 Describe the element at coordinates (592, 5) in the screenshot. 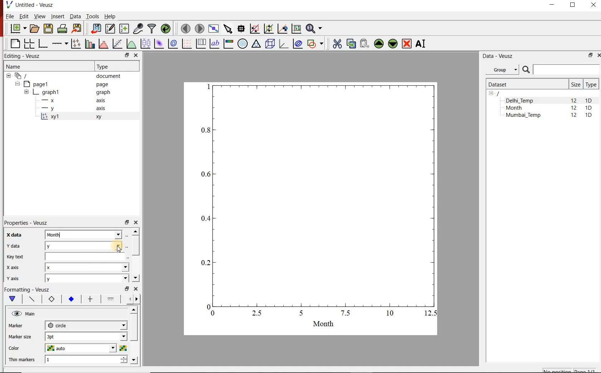

I see `CLOSE` at that location.